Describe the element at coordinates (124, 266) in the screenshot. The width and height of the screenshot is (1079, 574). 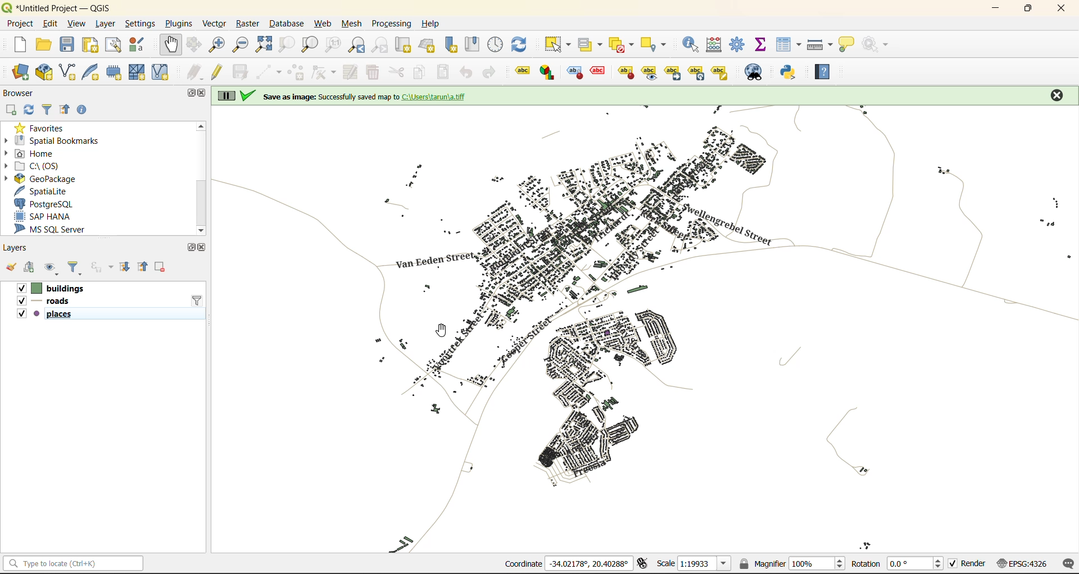
I see `expand all` at that location.